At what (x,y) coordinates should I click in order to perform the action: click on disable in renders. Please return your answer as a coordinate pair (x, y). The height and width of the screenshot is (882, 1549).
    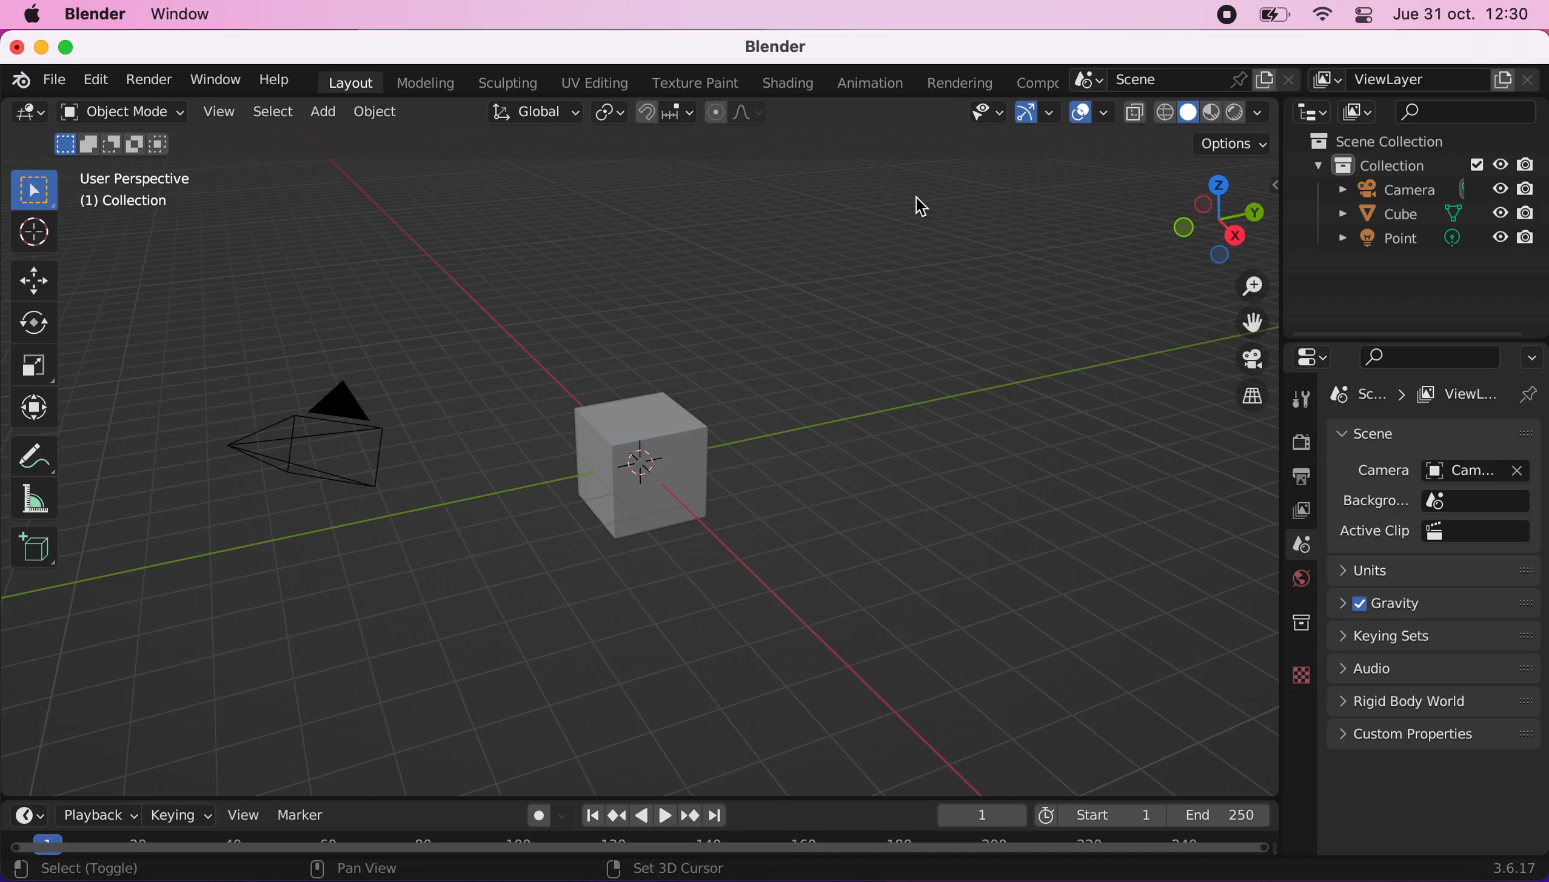
    Looking at the image, I should click on (1523, 239).